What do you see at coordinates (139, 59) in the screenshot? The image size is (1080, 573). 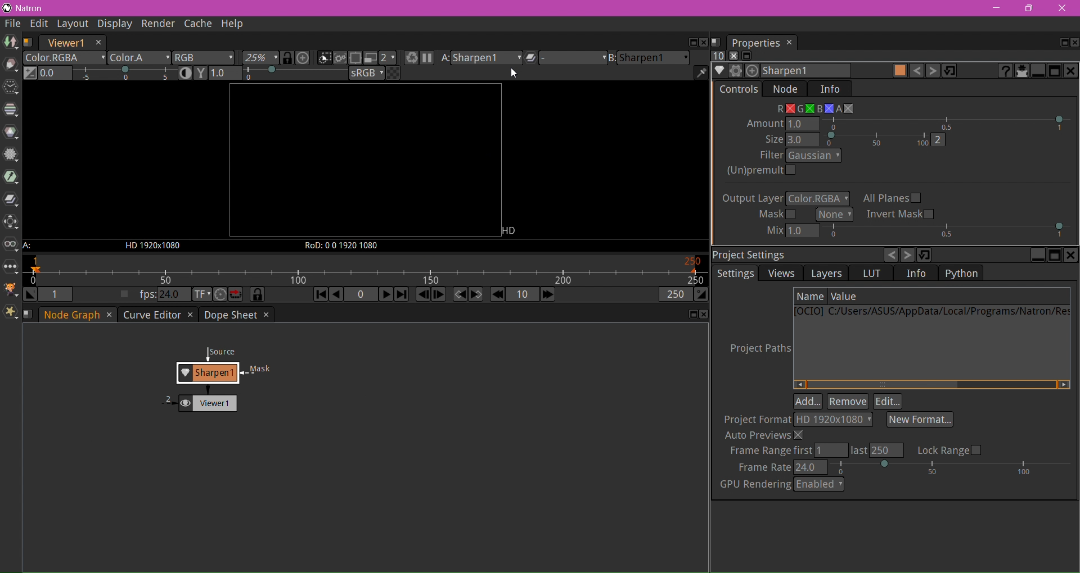 I see `Alpha channel` at bounding box center [139, 59].